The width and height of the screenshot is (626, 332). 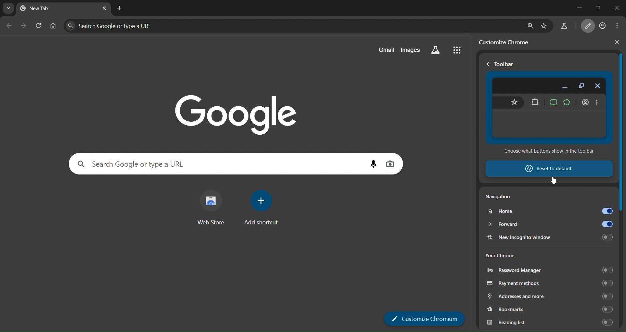 I want to click on gmail, so click(x=384, y=50).